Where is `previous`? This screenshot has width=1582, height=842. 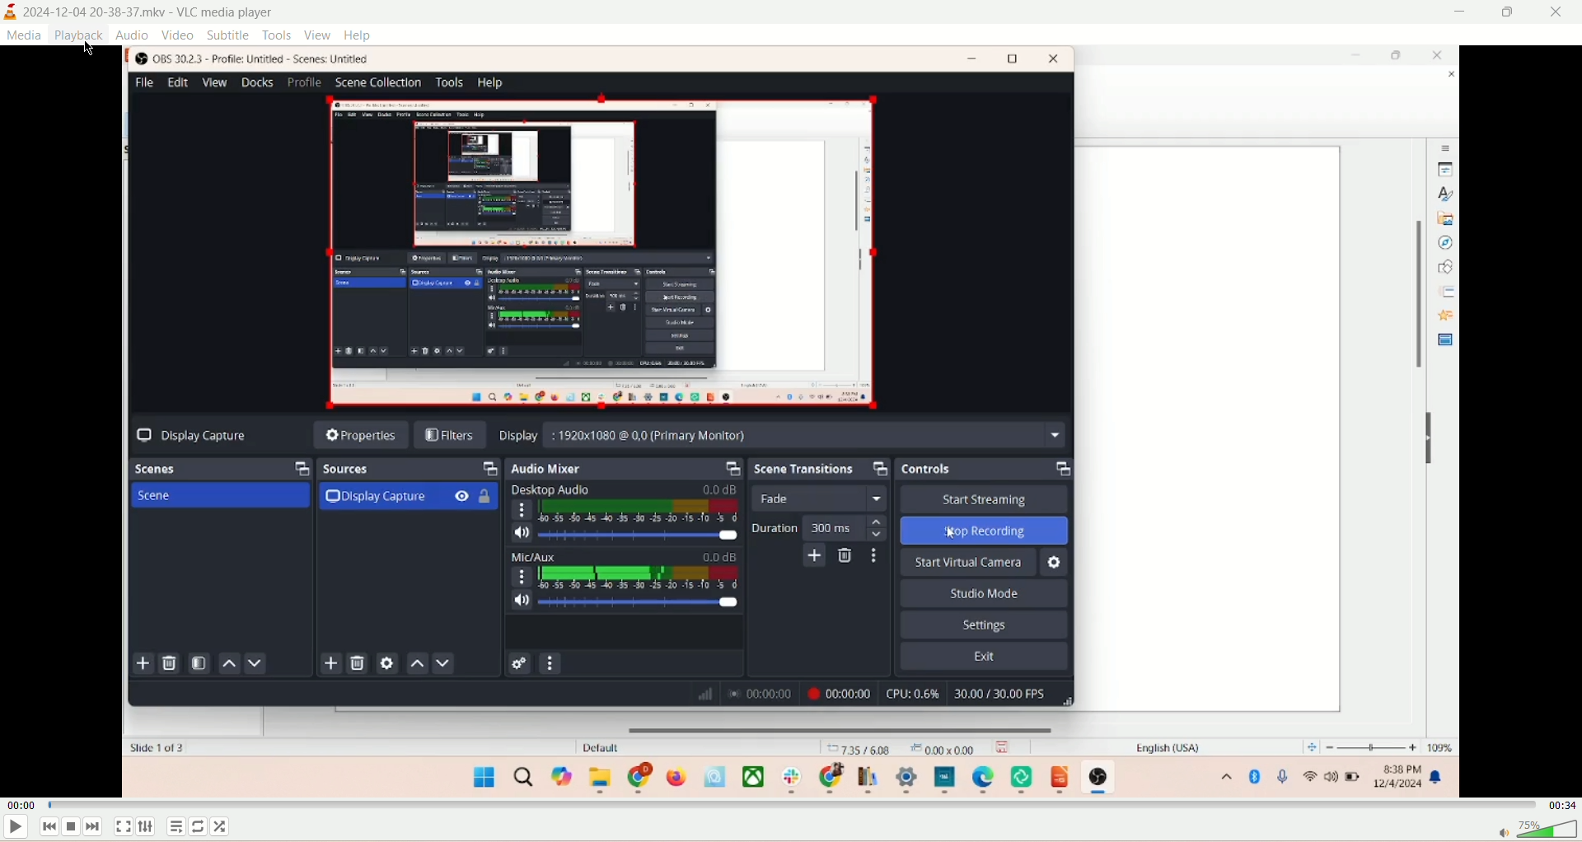
previous is located at coordinates (47, 829).